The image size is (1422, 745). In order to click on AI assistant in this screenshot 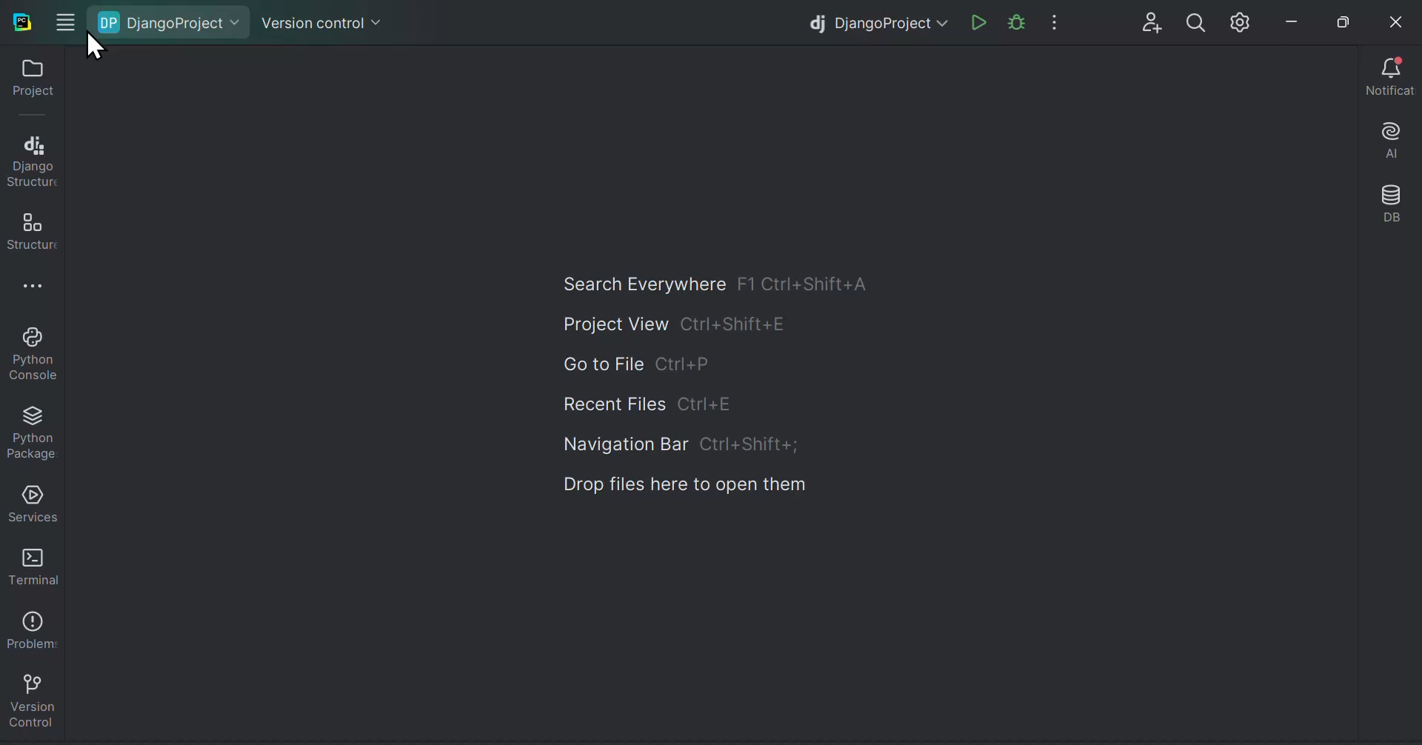, I will do `click(1394, 138)`.